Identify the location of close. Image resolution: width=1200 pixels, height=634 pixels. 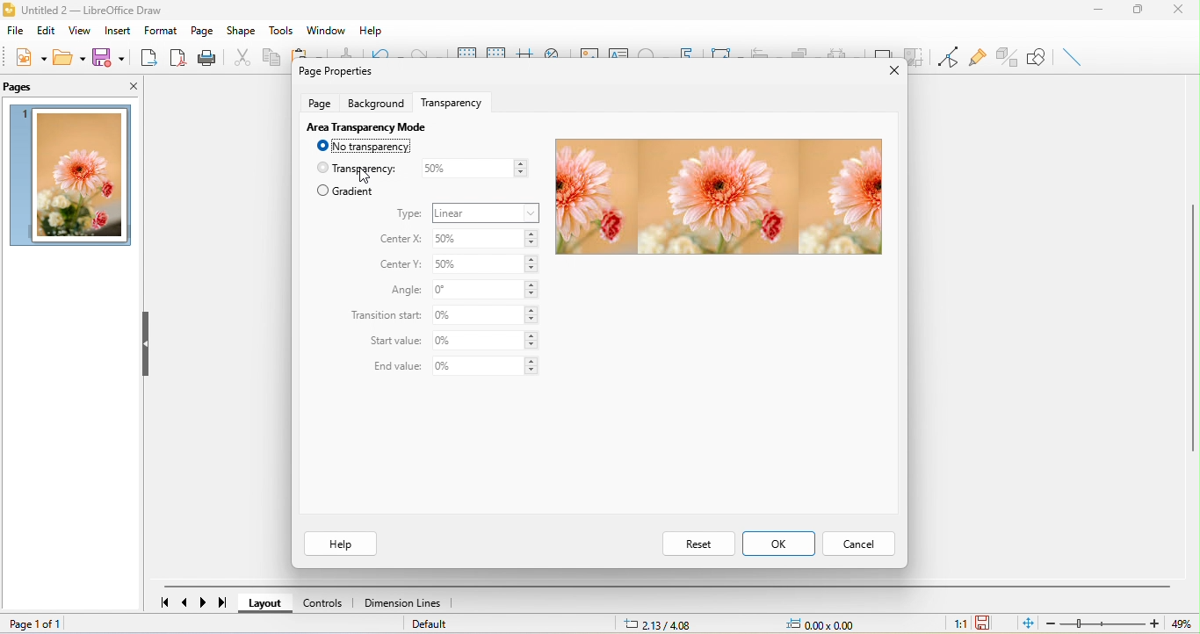
(121, 84).